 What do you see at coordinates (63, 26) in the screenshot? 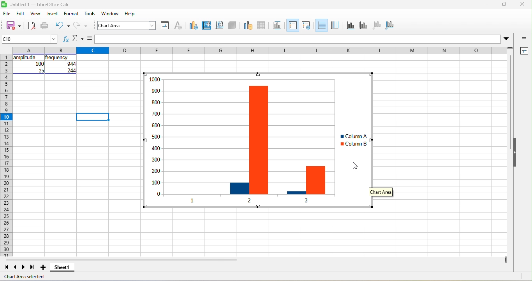
I see `undo` at bounding box center [63, 26].